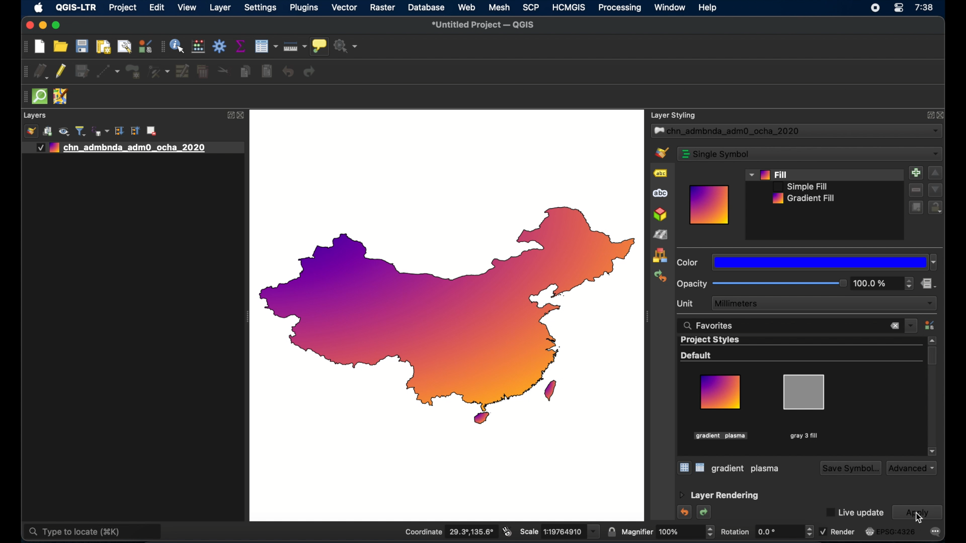  What do you see at coordinates (305, 8) in the screenshot?
I see `plugins` at bounding box center [305, 8].